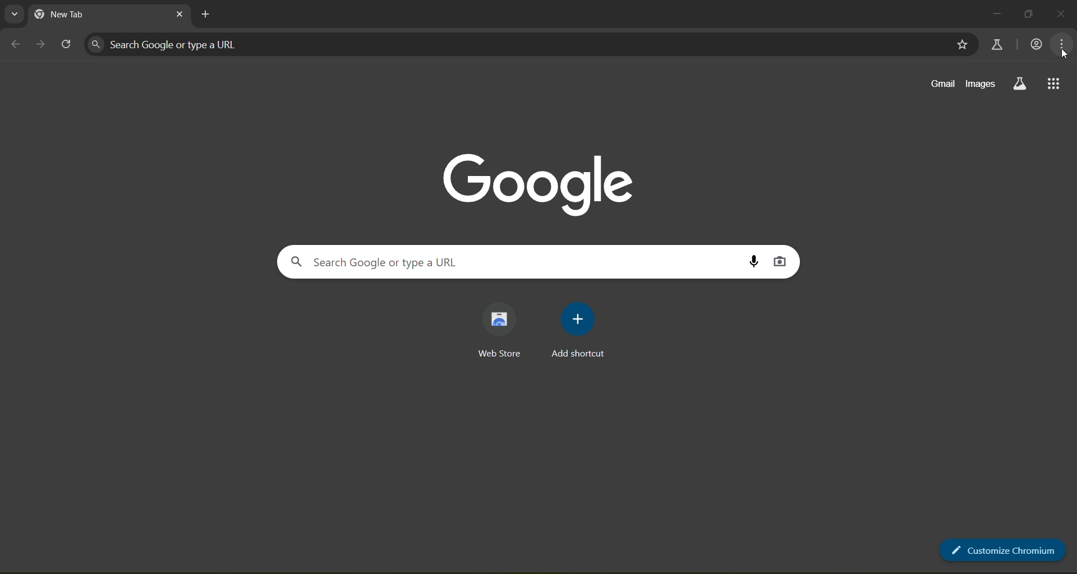 This screenshot has height=574, width=1077. I want to click on close tab, so click(179, 16).